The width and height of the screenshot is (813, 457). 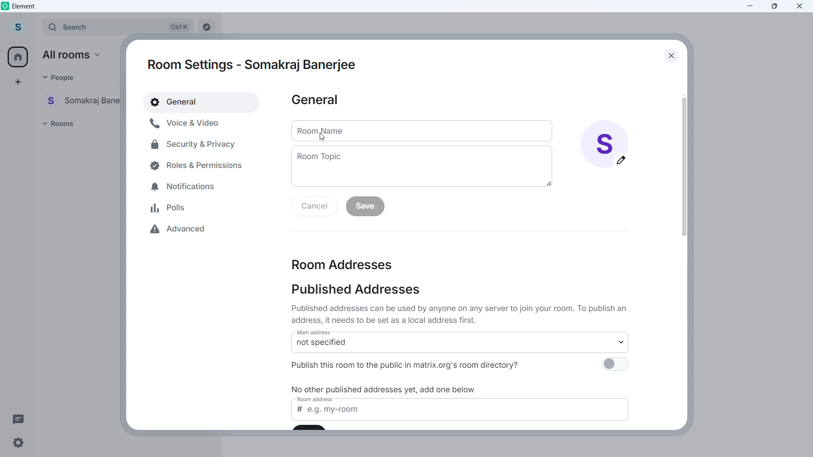 I want to click on Roles and permissions , so click(x=193, y=165).